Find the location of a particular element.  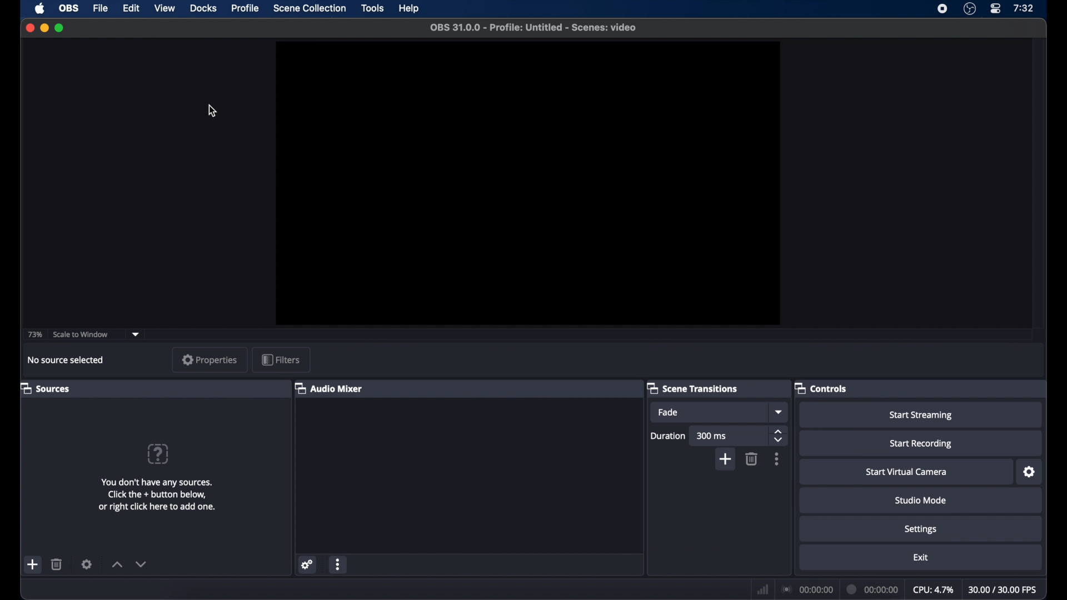

control center is located at coordinates (996, 9).